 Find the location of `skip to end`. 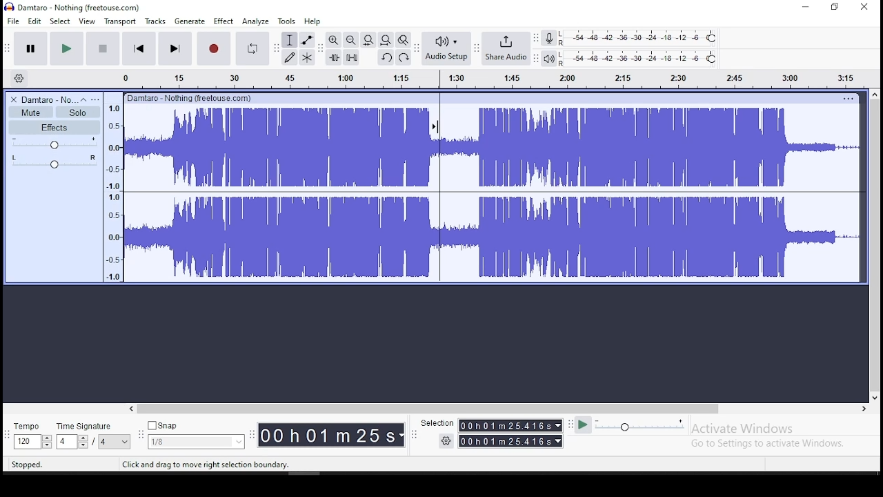

skip to end is located at coordinates (176, 48).